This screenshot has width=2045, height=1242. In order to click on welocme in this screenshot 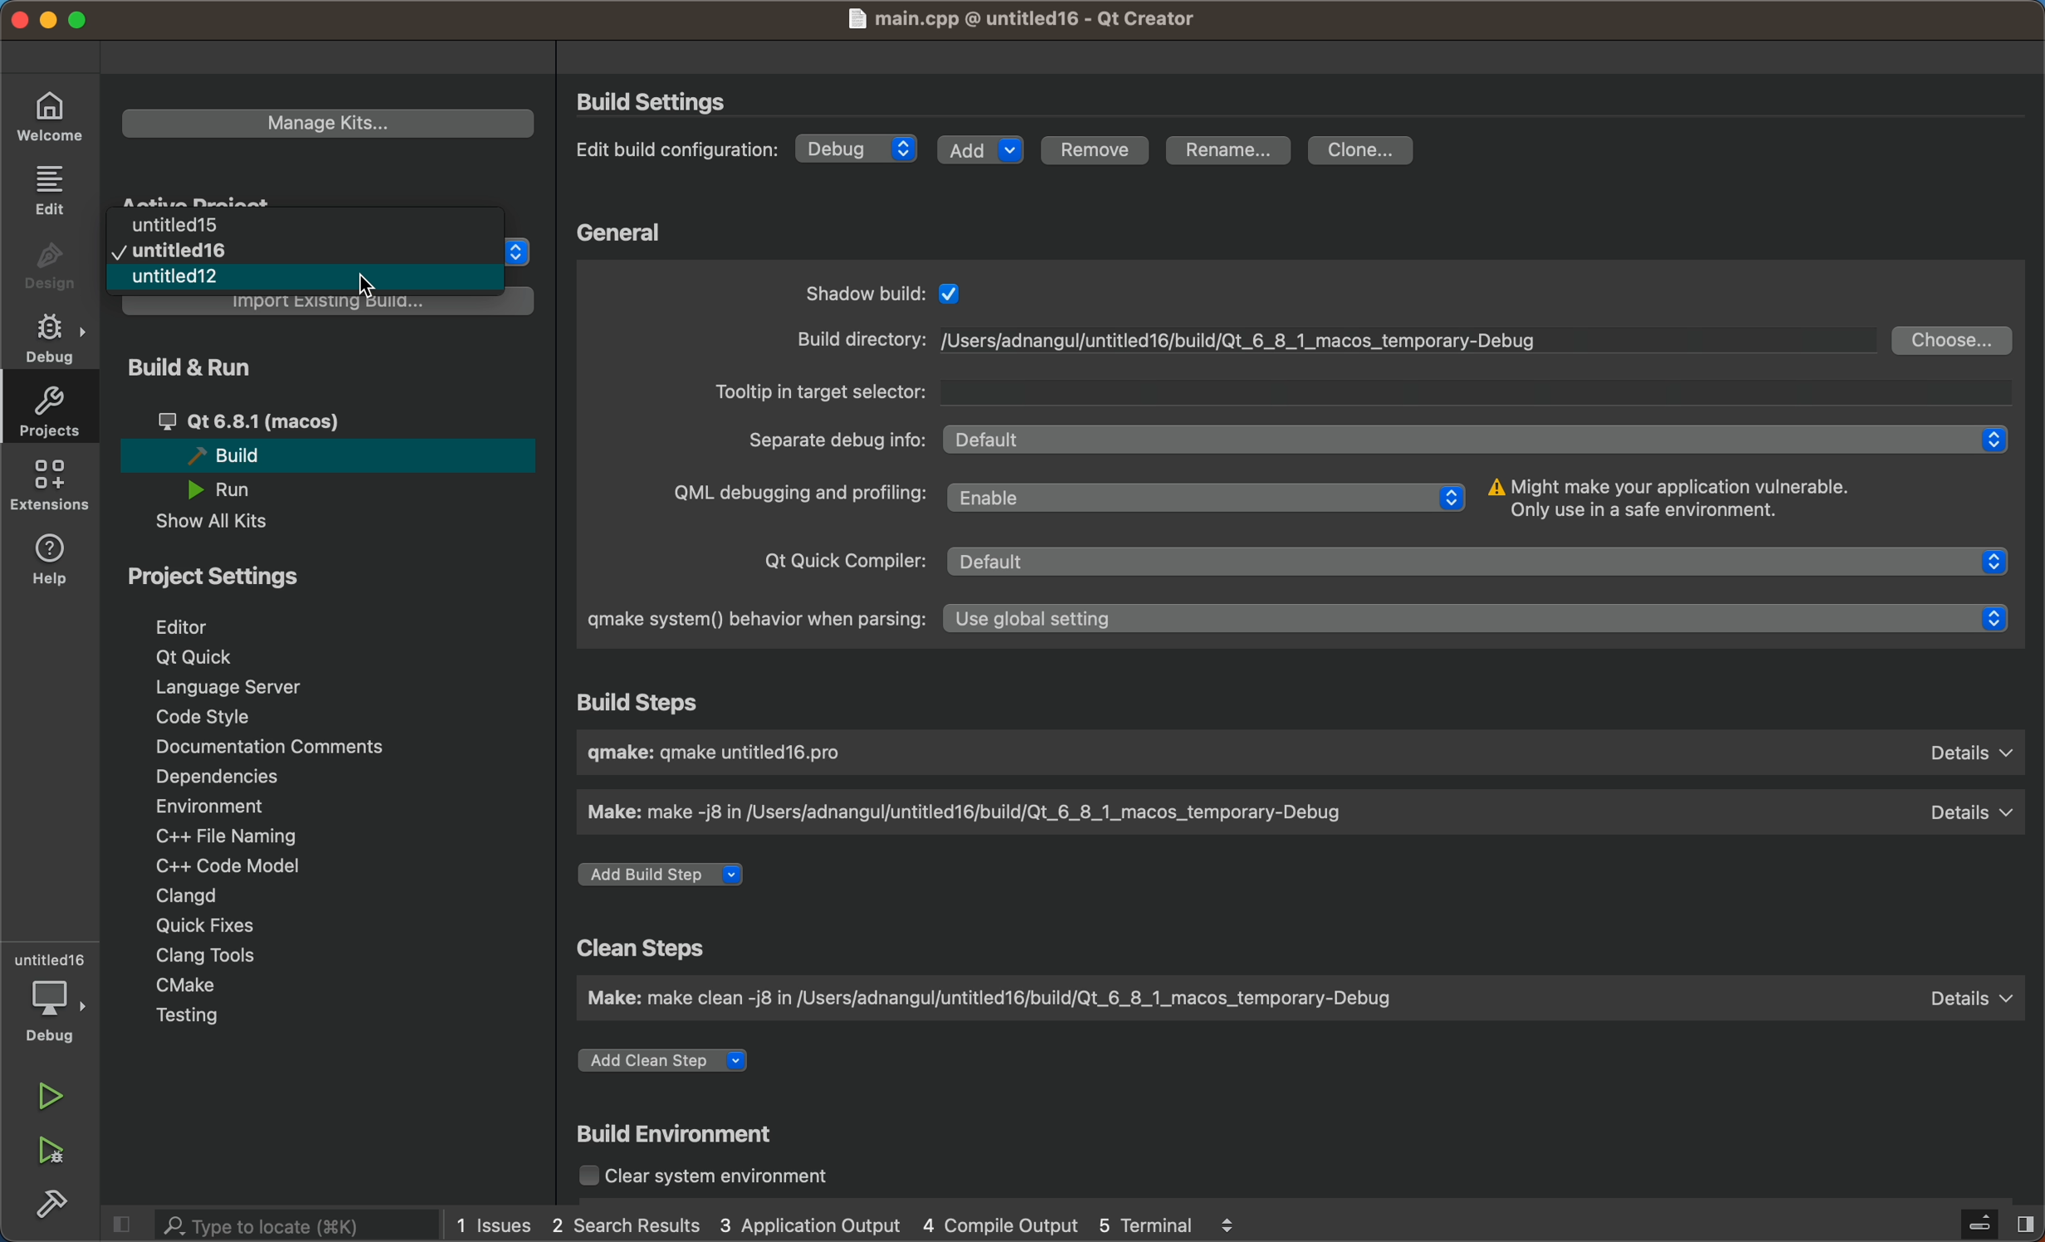, I will do `click(46, 119)`.